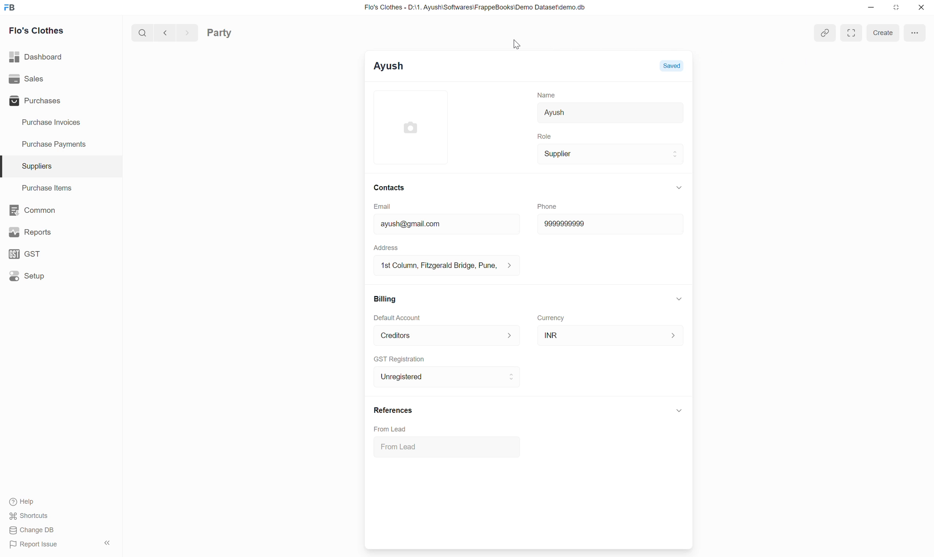 The width and height of the screenshot is (934, 557). Describe the element at coordinates (610, 113) in the screenshot. I see `Ayush` at that location.